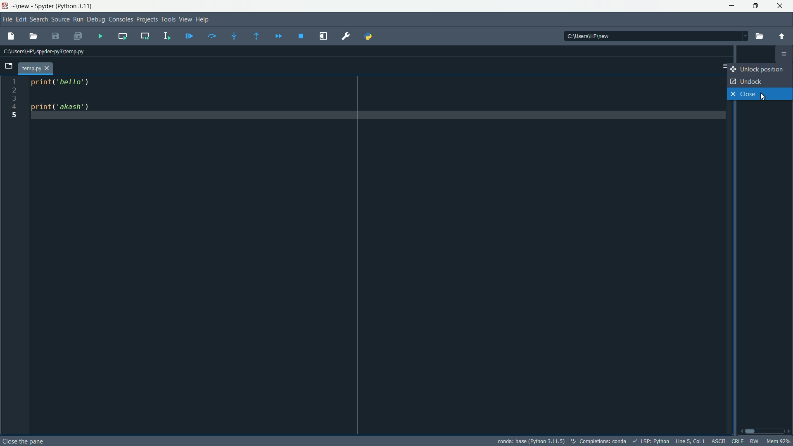 Image resolution: width=793 pixels, height=446 pixels. I want to click on line numbers, so click(17, 256).